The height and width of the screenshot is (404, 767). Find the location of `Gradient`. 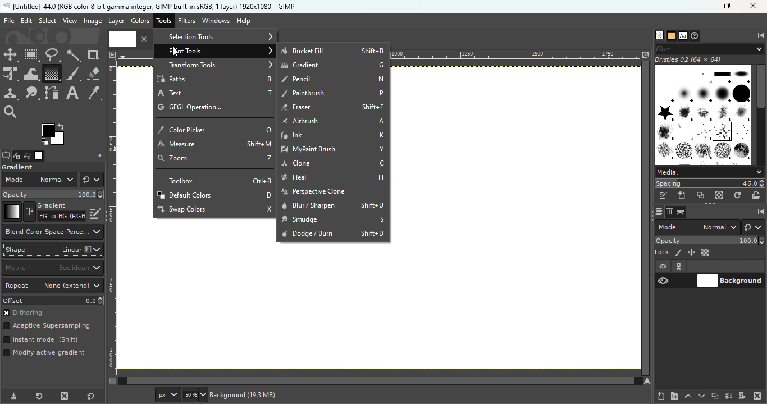

Gradient is located at coordinates (332, 65).